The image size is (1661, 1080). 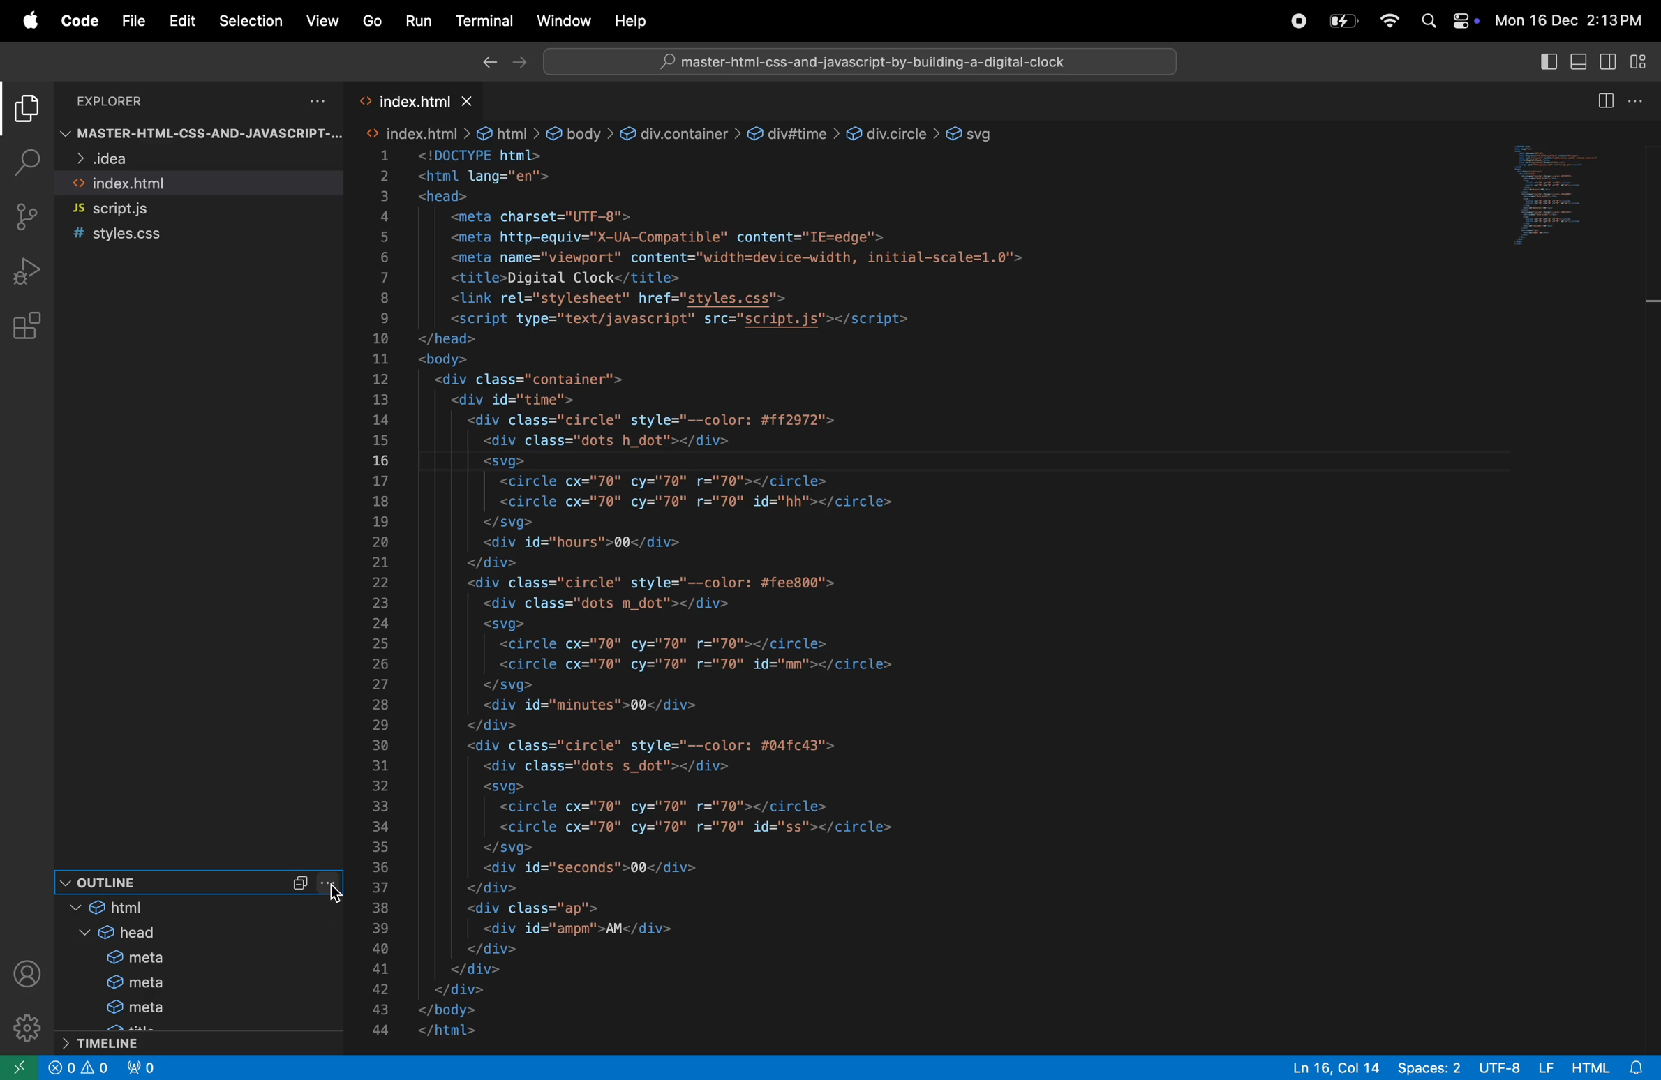 I want to click on close, so click(x=61, y=1067).